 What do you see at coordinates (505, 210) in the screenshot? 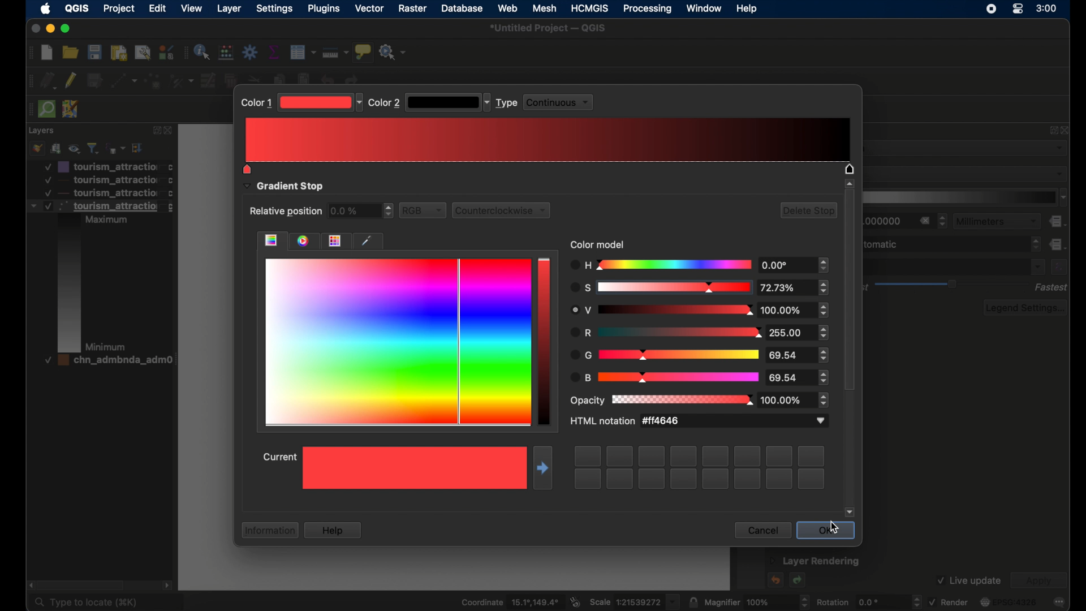
I see `counterclockwise dropdown` at bounding box center [505, 210].